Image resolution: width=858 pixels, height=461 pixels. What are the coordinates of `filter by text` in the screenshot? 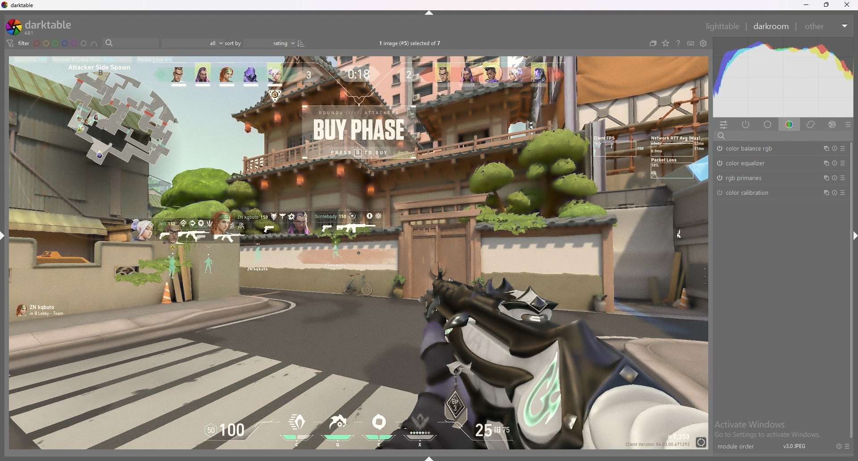 It's located at (130, 43).